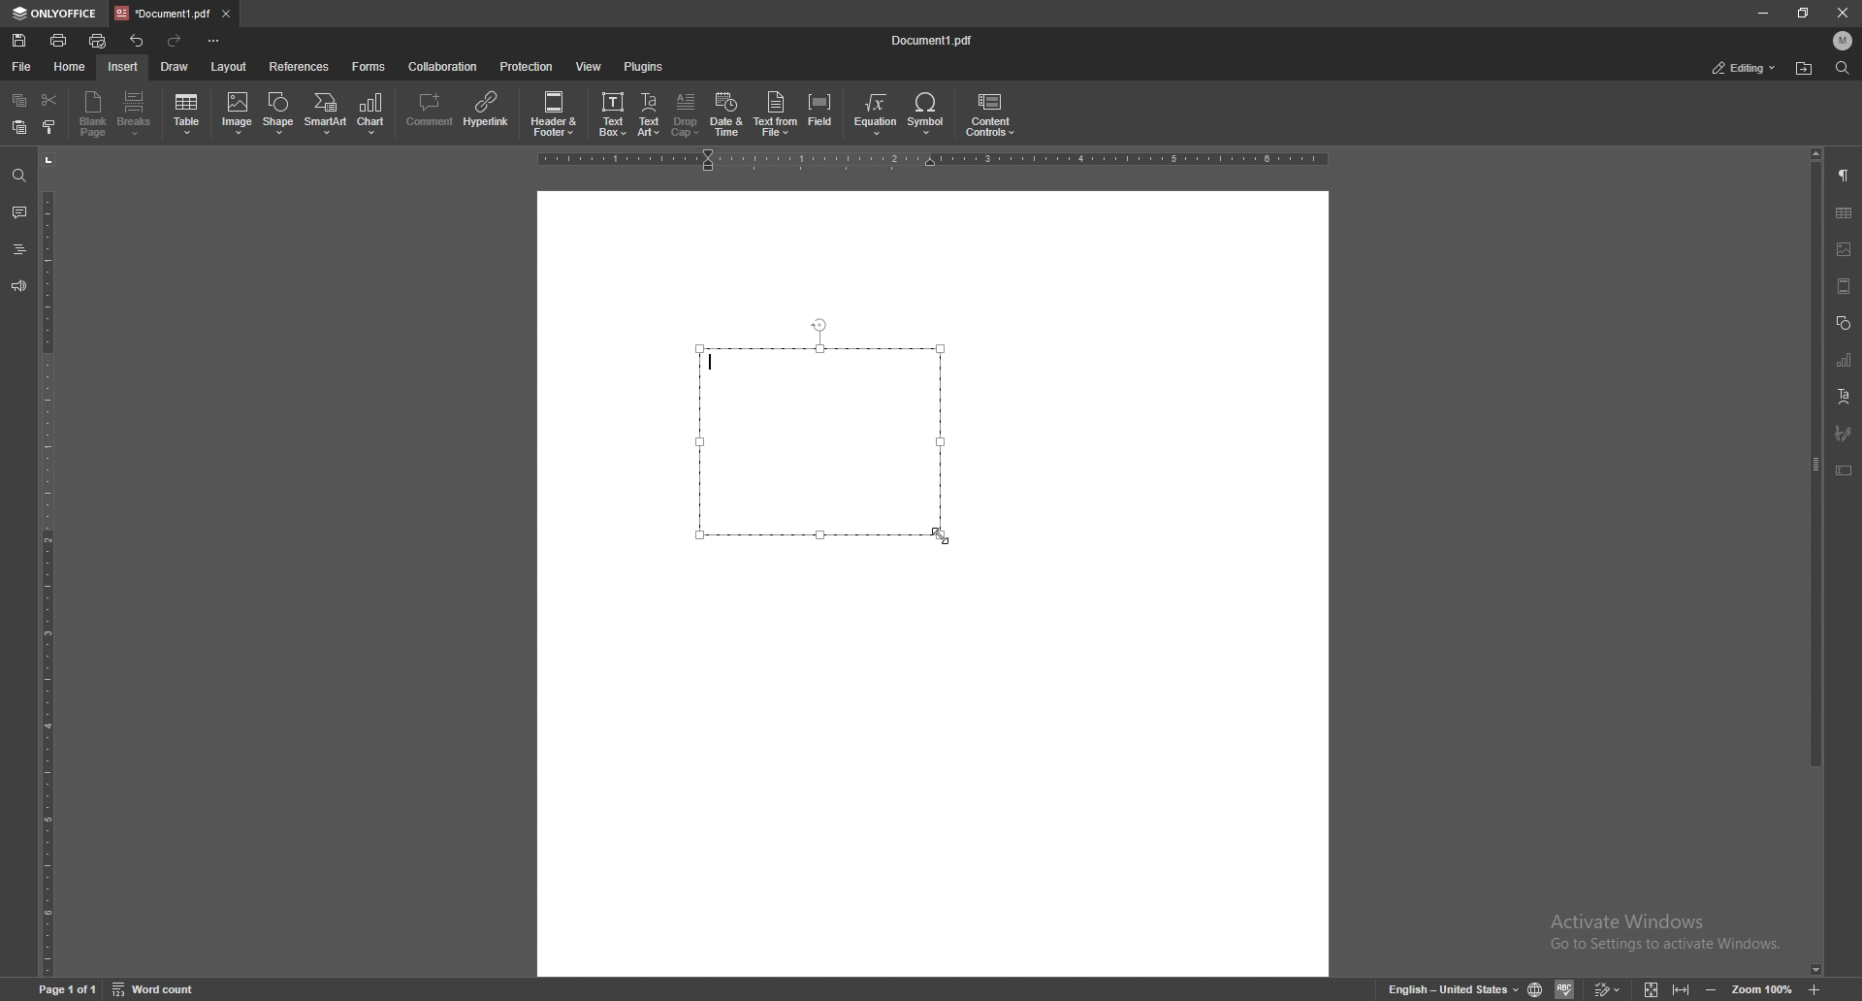  What do you see at coordinates (1844, 432) in the screenshot?
I see `signature field` at bounding box center [1844, 432].